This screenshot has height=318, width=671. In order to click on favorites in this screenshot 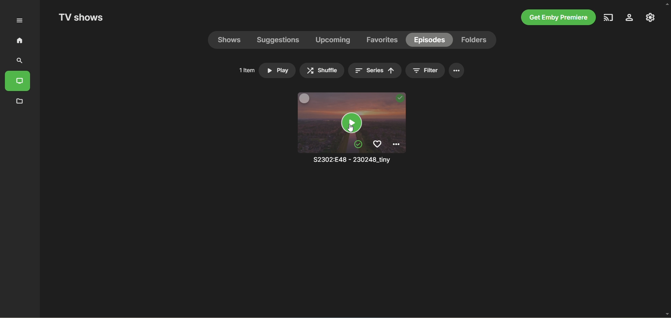, I will do `click(381, 40)`.